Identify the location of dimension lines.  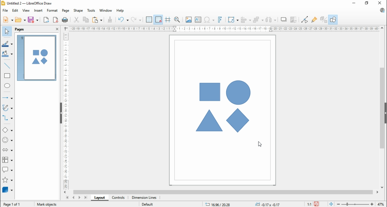
(144, 198).